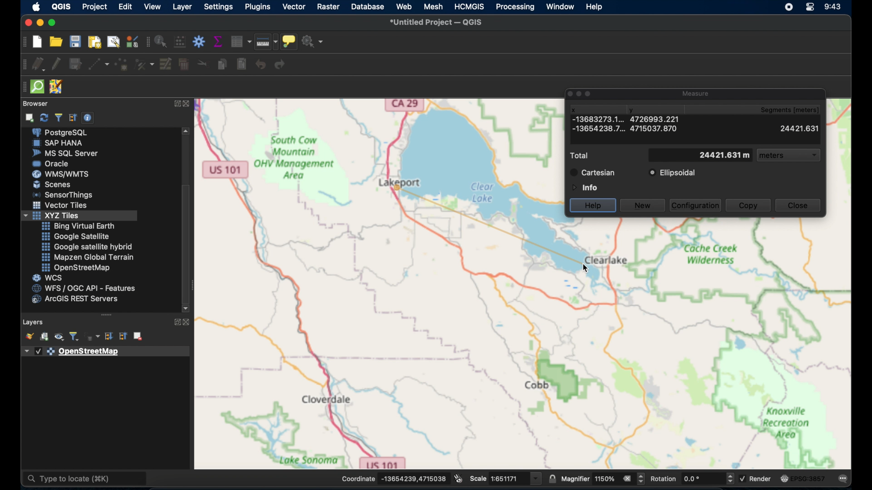 Image resolution: width=872 pixels, height=490 pixels. What do you see at coordinates (241, 41) in the screenshot?
I see `show attributes table` at bounding box center [241, 41].